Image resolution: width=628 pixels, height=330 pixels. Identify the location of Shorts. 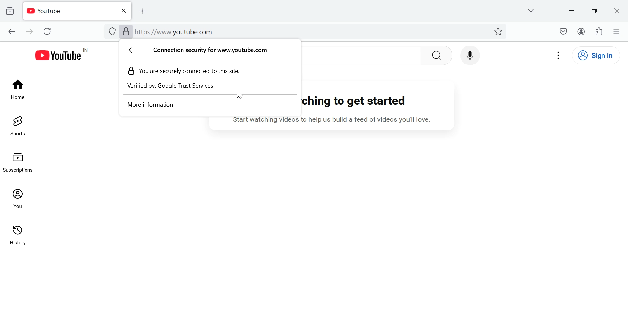
(17, 126).